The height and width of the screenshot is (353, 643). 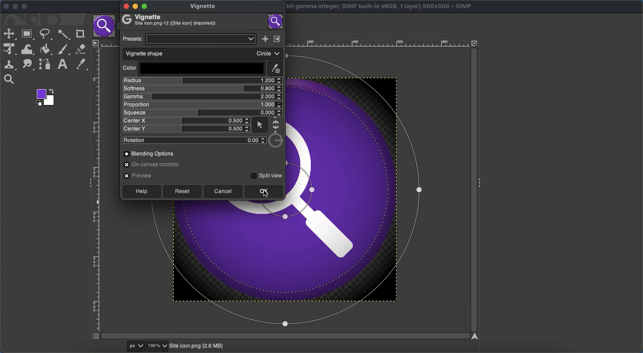 I want to click on Reset, so click(x=182, y=192).